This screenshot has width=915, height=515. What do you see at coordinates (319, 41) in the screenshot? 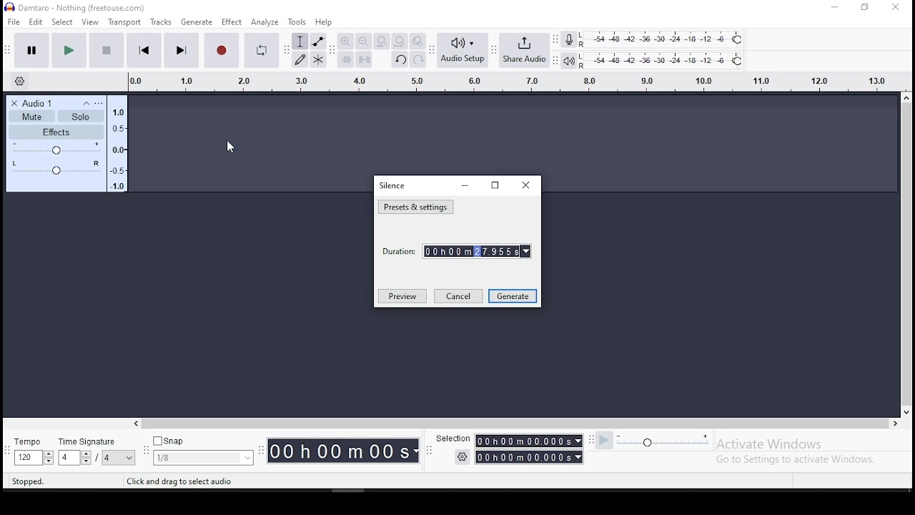
I see `envelope tool` at bounding box center [319, 41].